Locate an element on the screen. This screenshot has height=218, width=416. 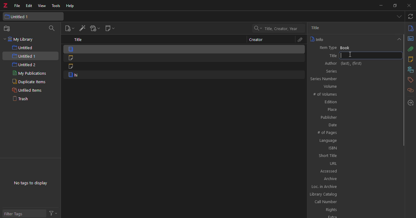
rights is located at coordinates (355, 210).